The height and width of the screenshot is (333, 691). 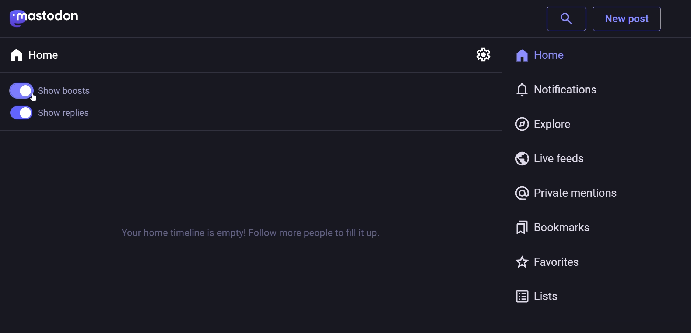 What do you see at coordinates (484, 51) in the screenshot?
I see `settings` at bounding box center [484, 51].